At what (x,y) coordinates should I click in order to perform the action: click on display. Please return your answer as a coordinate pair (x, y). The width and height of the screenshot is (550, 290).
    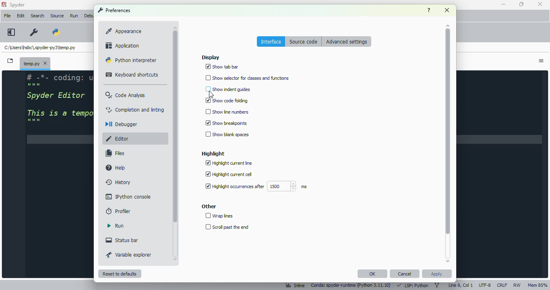
    Looking at the image, I should click on (211, 58).